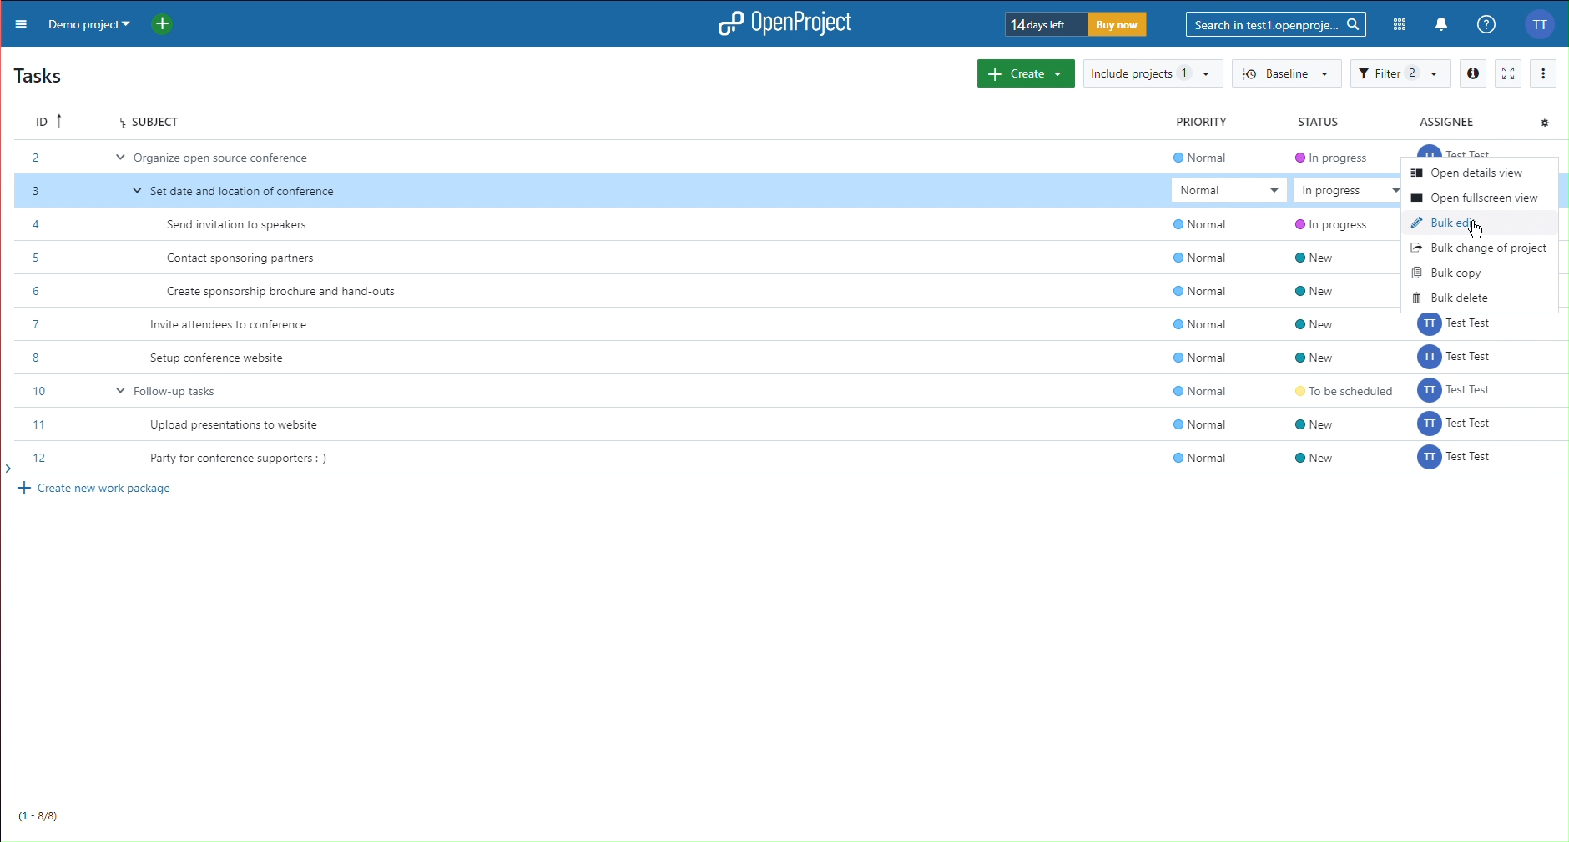  What do you see at coordinates (218, 358) in the screenshot?
I see `Setup conference website` at bounding box center [218, 358].